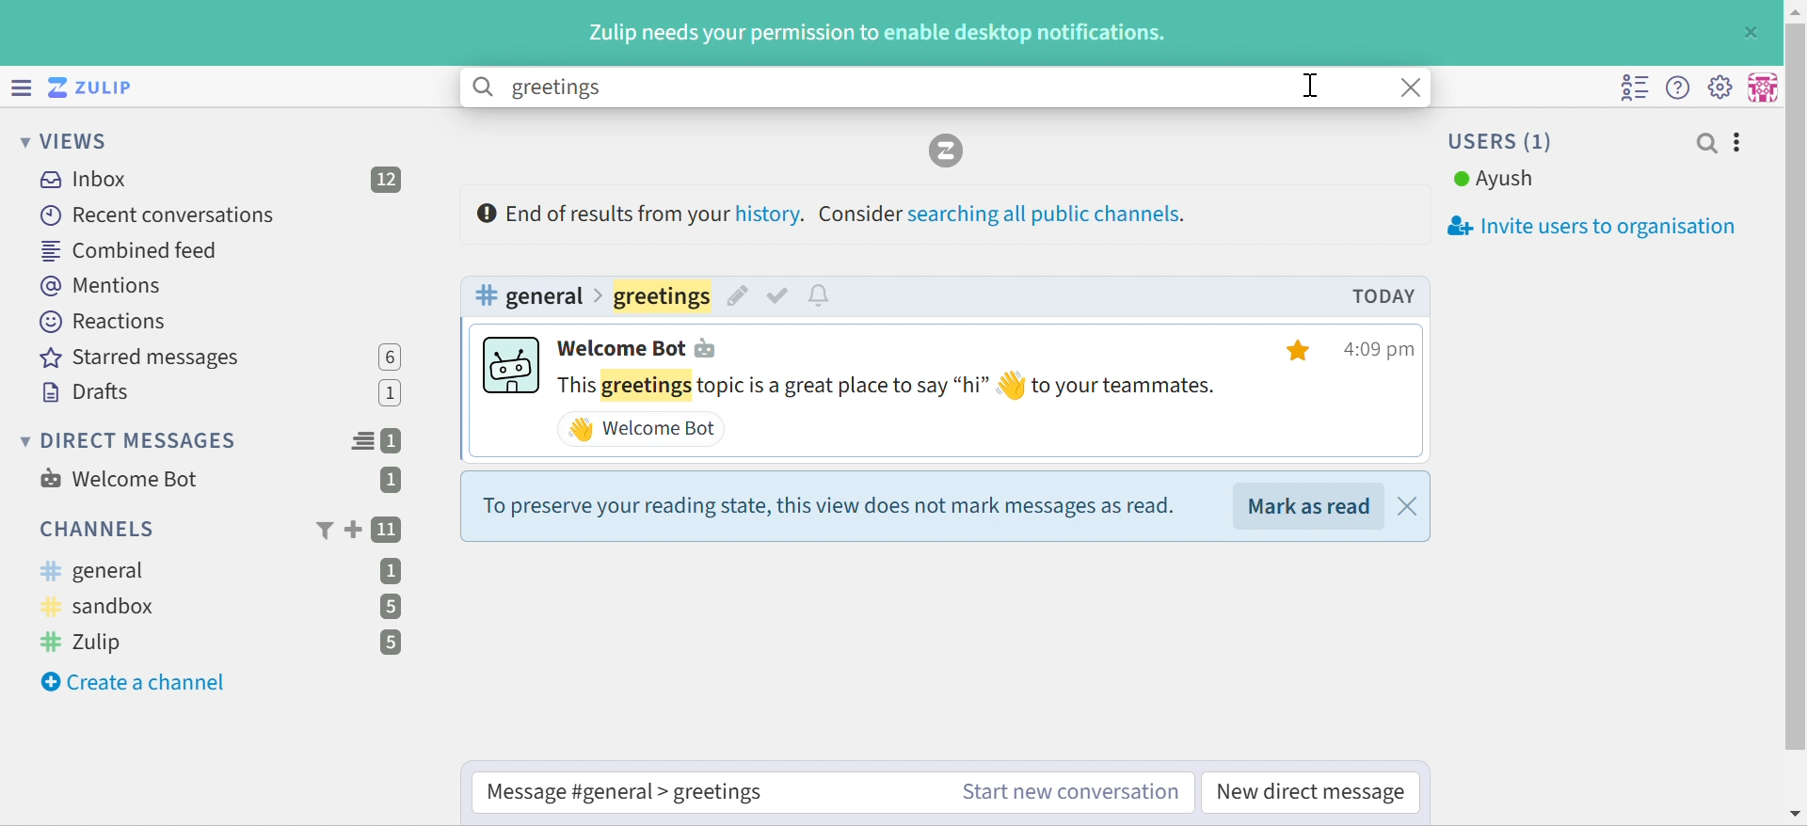  Describe the element at coordinates (827, 506) in the screenshot. I see `To preserve your reading state, this view does not mark messages as read.` at that location.